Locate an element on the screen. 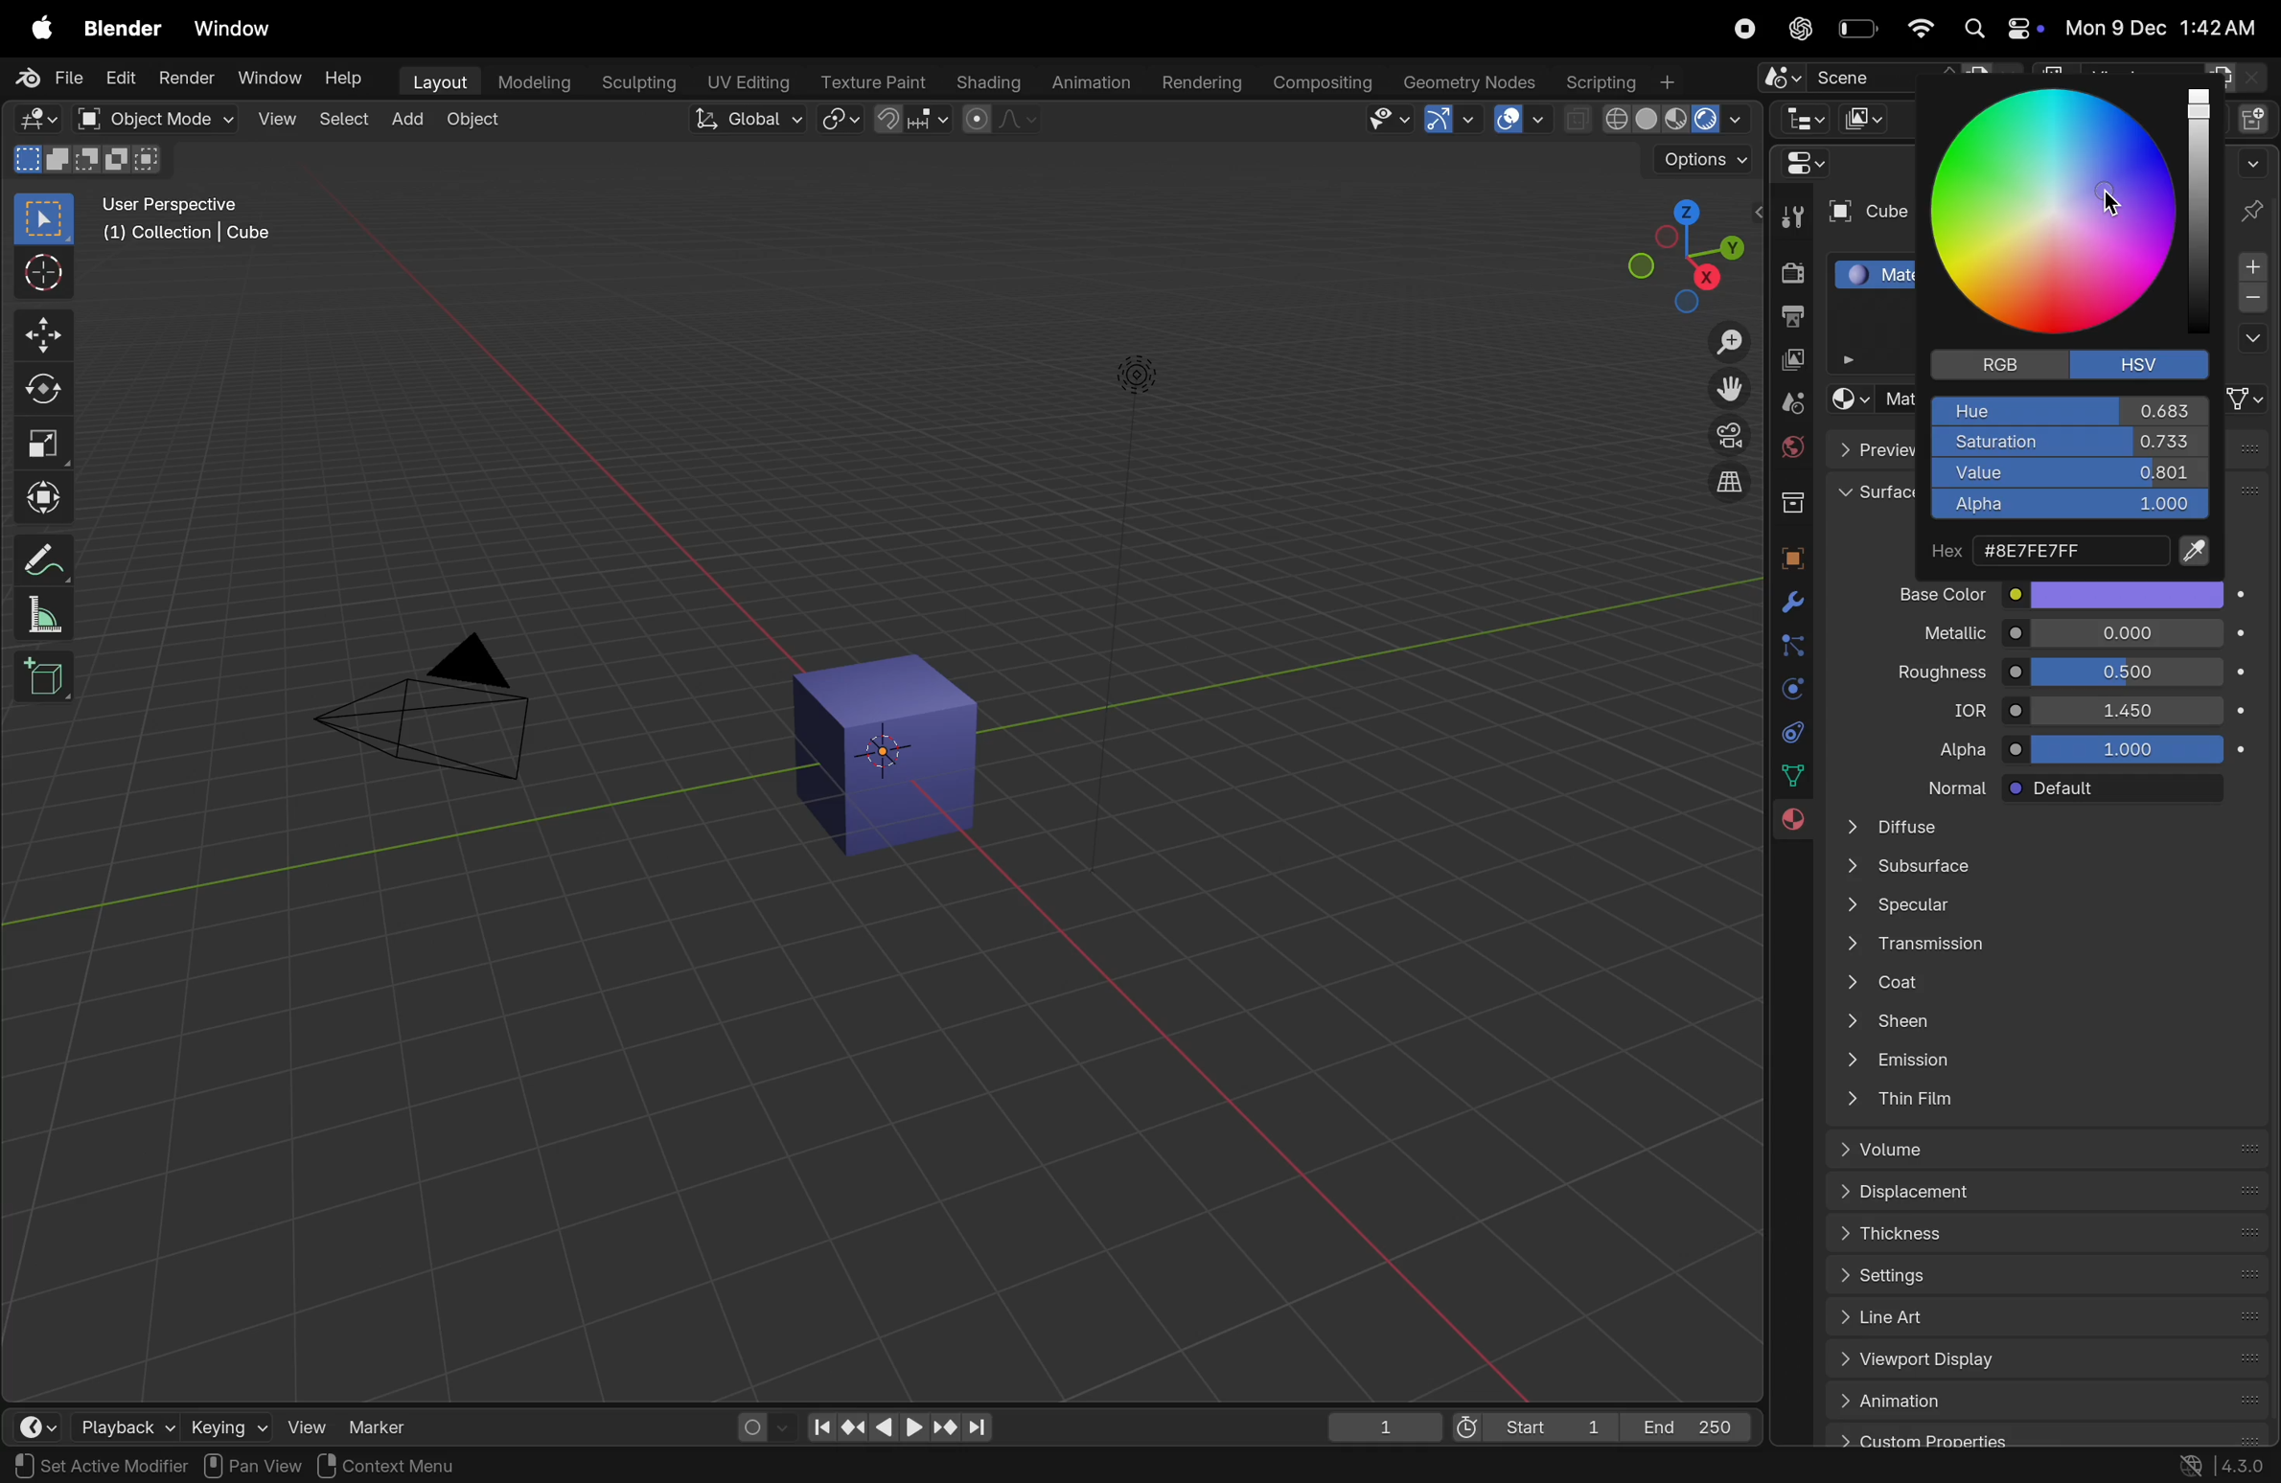 Image resolution: width=2281 pixels, height=1483 pixels. idr is located at coordinates (1952, 713).